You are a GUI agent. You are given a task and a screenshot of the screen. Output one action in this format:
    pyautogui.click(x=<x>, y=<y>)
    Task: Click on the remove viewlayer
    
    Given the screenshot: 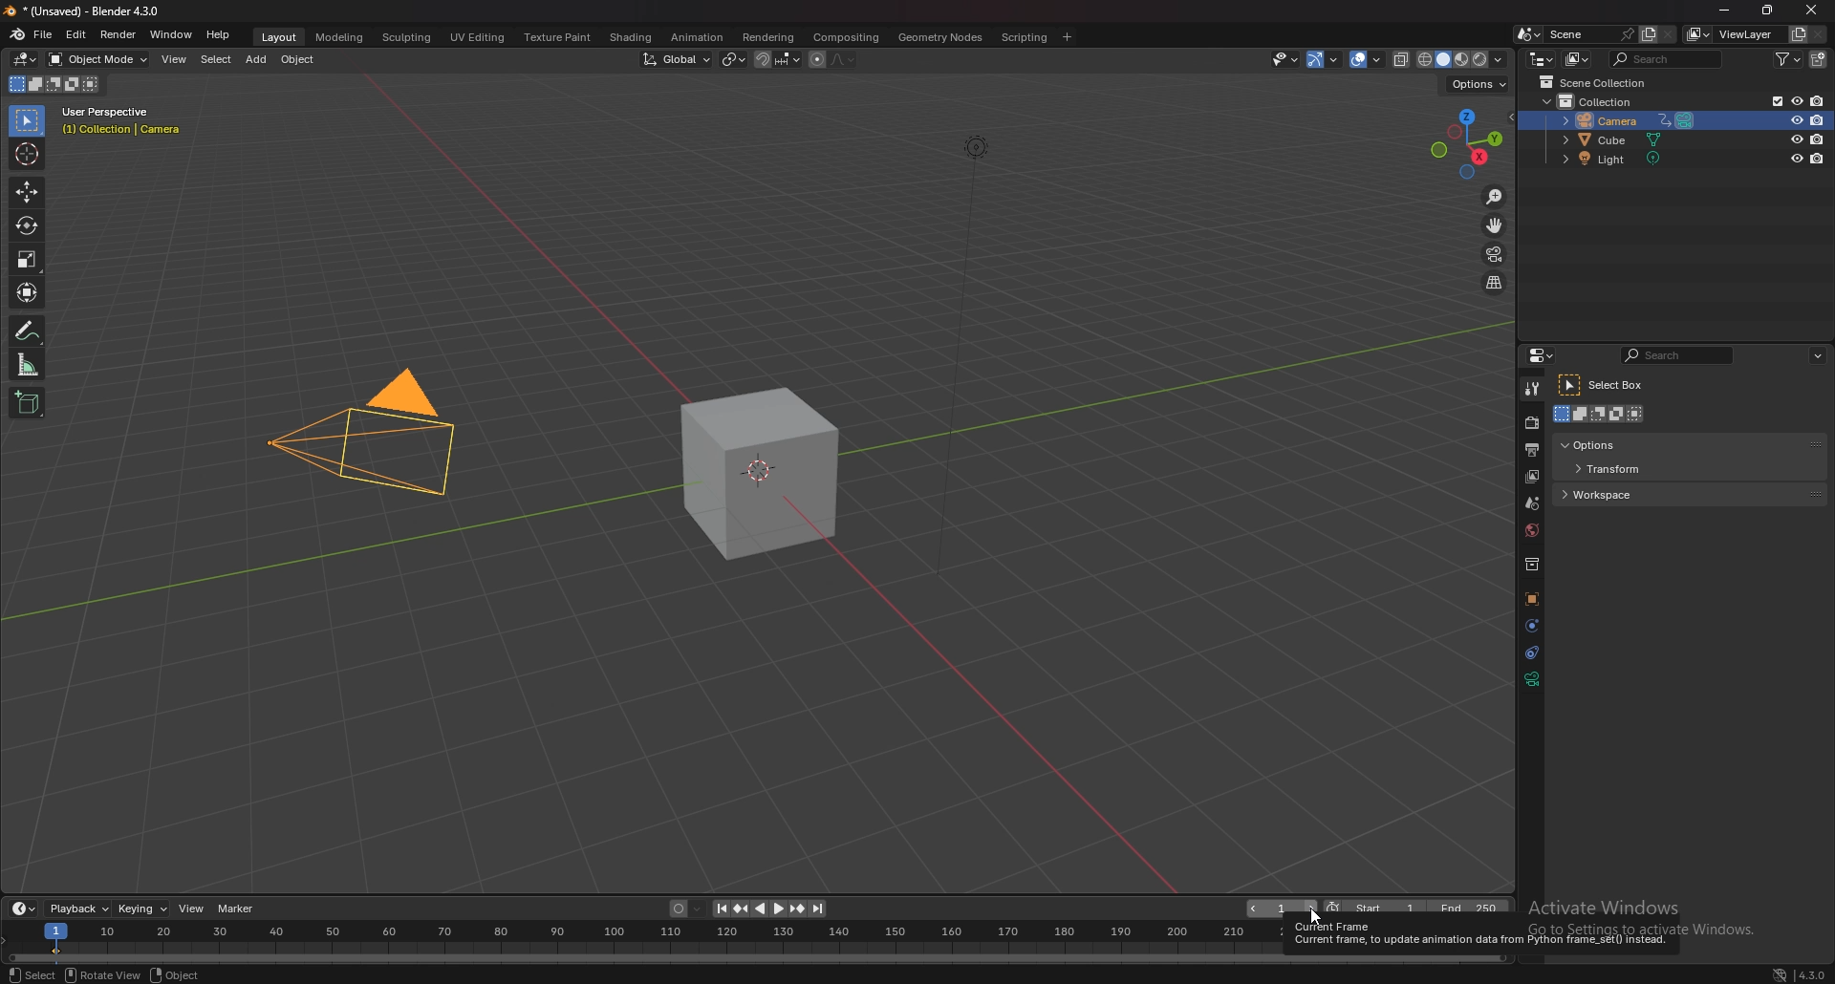 What is the action you would take?
    pyautogui.click(x=1819, y=33)
    